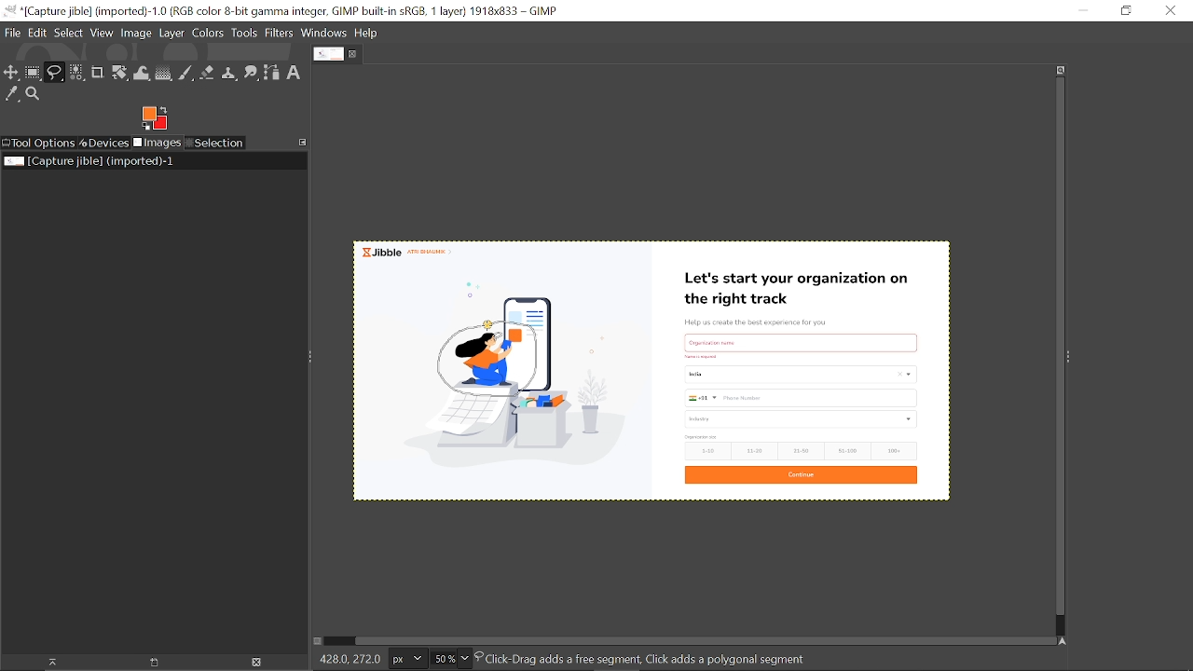  I want to click on Selection, so click(214, 144).